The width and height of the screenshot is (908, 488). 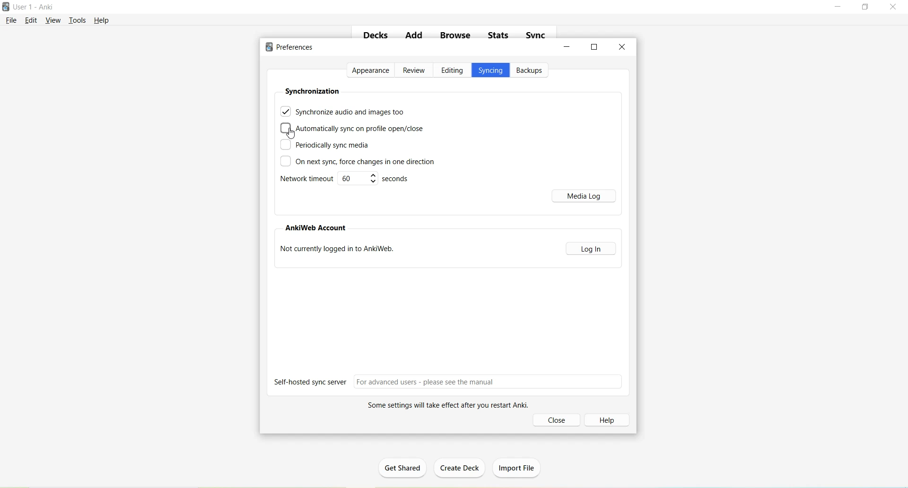 I want to click on Close, so click(x=558, y=420).